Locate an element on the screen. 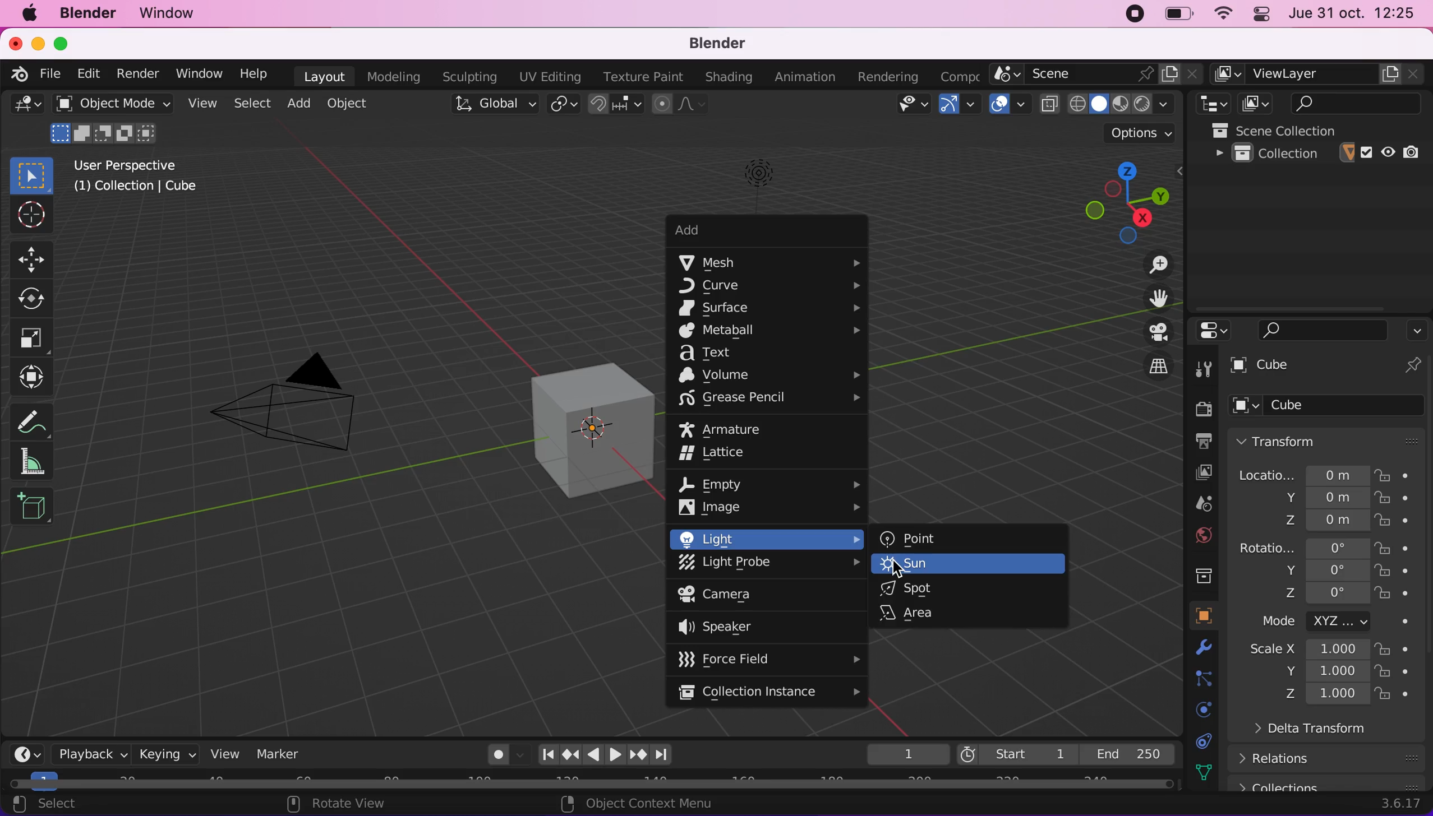 The height and width of the screenshot is (816, 1433). sun is located at coordinates (966, 564).